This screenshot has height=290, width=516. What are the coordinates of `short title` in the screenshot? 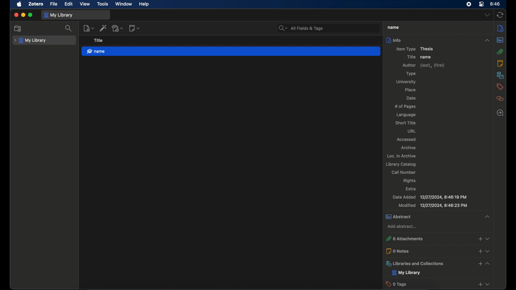 It's located at (405, 123).